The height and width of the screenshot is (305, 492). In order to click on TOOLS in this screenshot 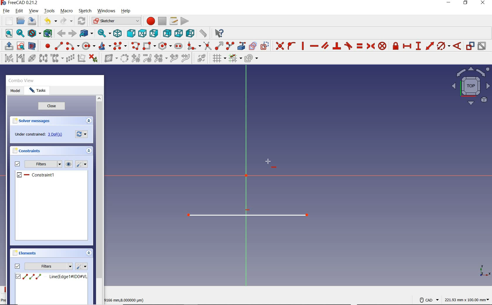, I will do `click(49, 11)`.